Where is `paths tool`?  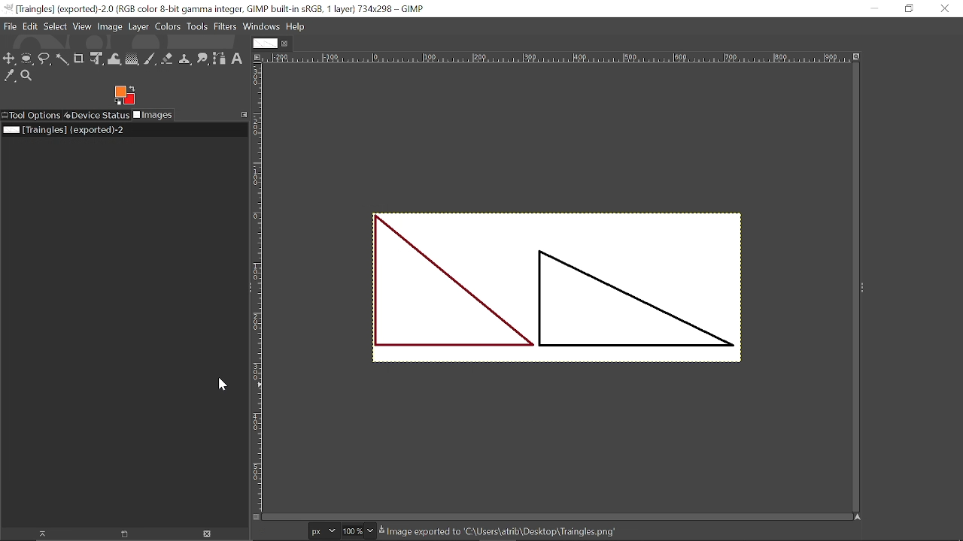 paths tool is located at coordinates (220, 59).